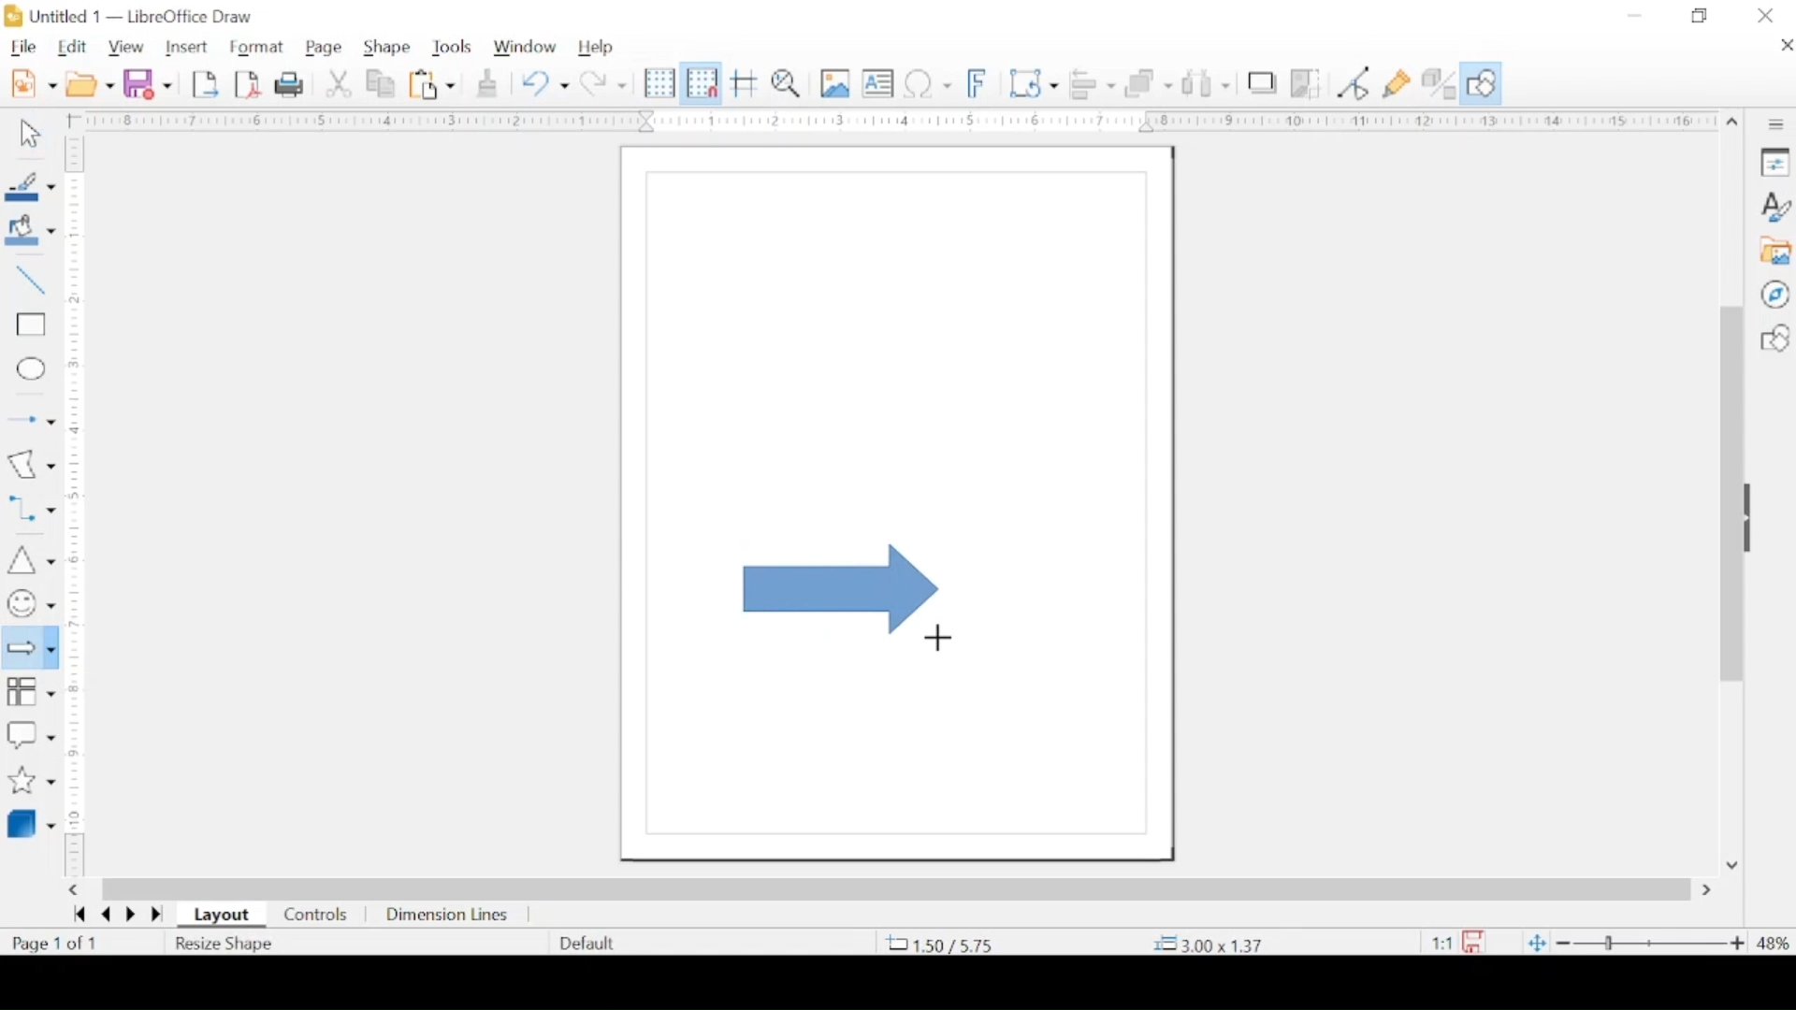 Image resolution: width=1796 pixels, height=1010 pixels. I want to click on cut, so click(339, 83).